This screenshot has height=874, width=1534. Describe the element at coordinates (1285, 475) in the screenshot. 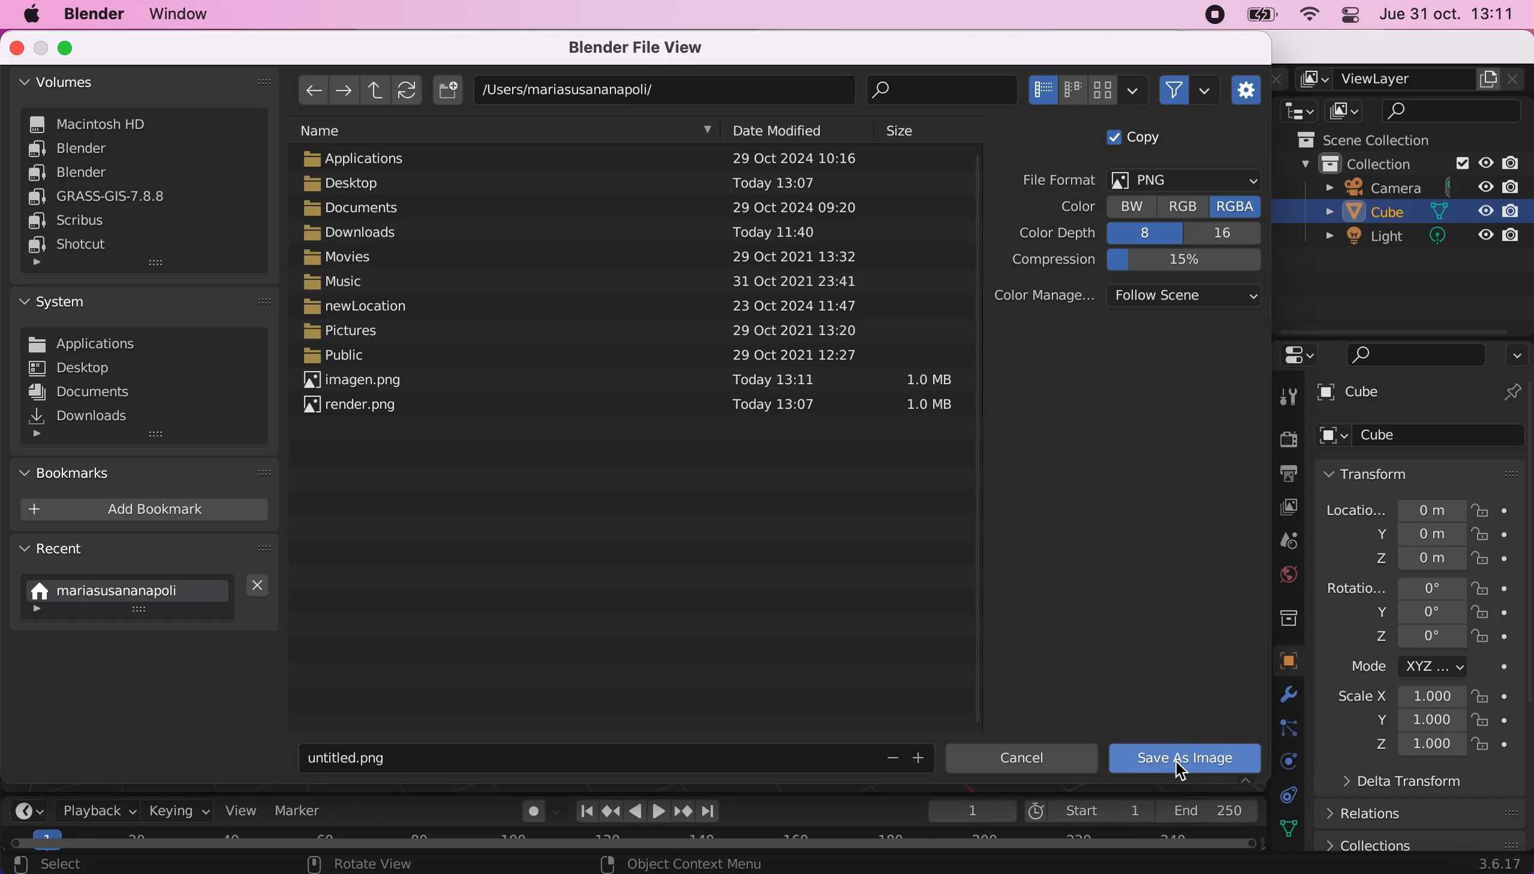

I see `output` at that location.